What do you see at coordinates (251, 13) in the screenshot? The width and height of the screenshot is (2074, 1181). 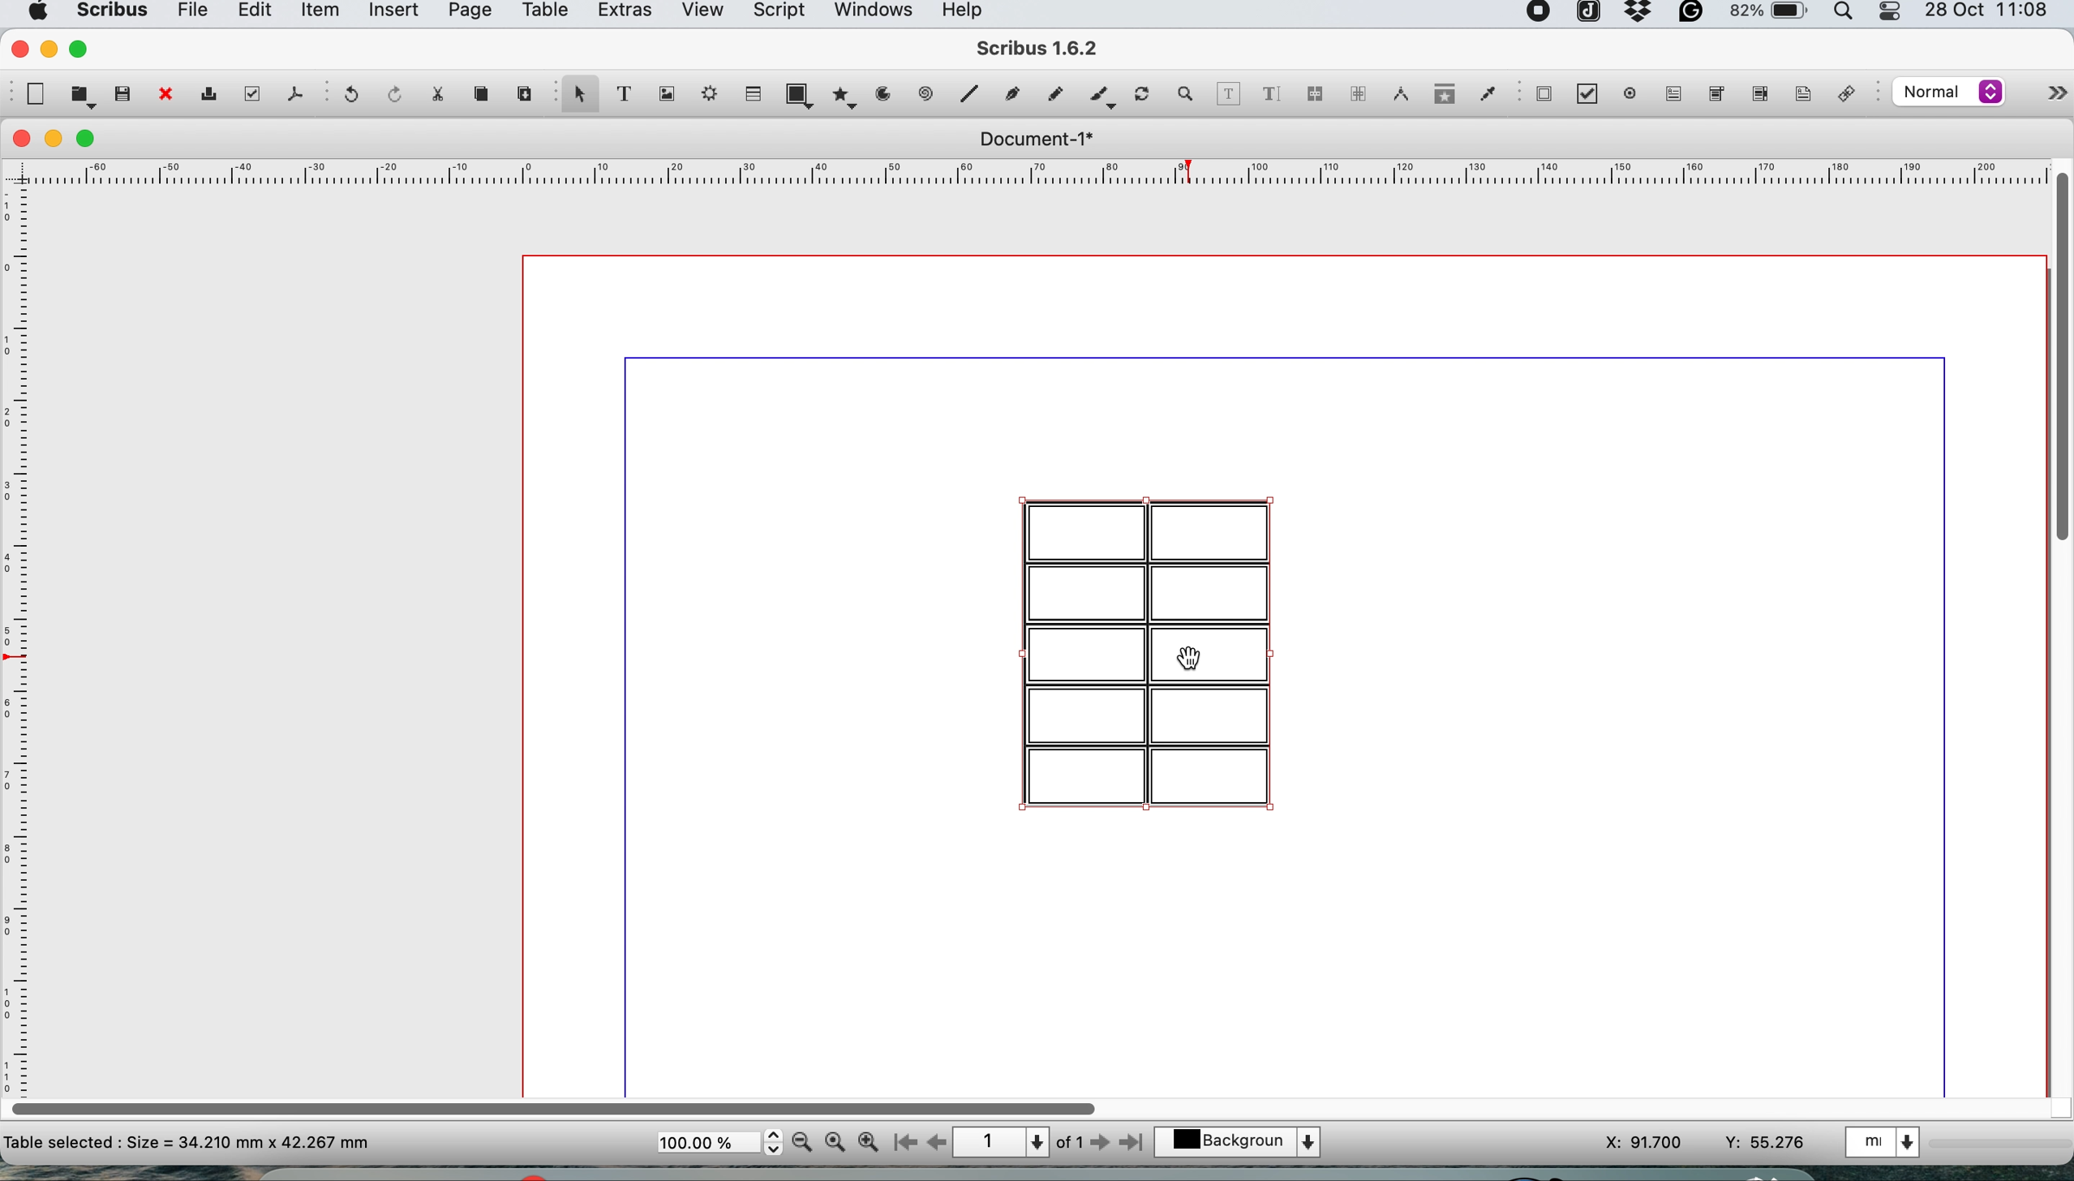 I see `edit` at bounding box center [251, 13].